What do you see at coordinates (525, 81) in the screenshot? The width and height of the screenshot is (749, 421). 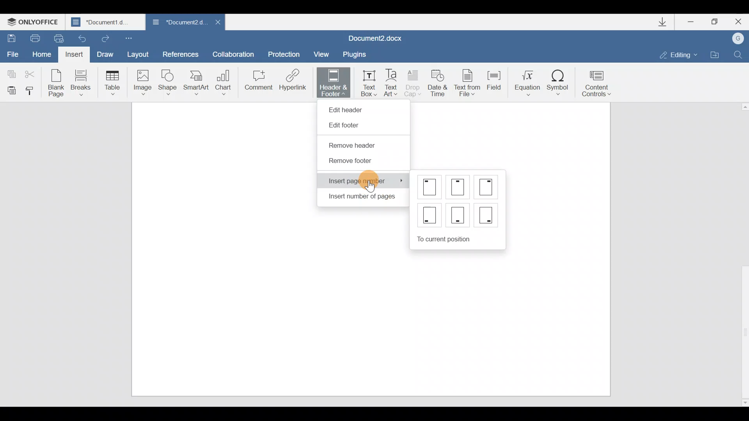 I see `Equation` at bounding box center [525, 81].